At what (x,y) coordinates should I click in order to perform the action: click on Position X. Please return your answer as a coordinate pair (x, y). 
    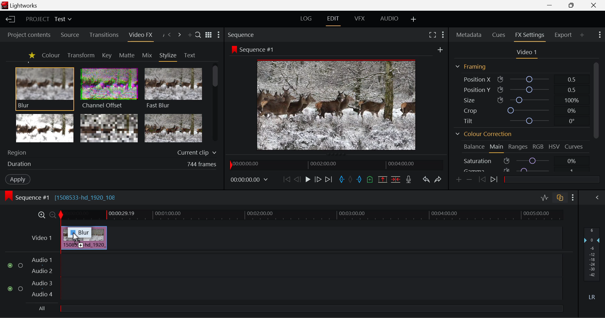
    Looking at the image, I should click on (520, 79).